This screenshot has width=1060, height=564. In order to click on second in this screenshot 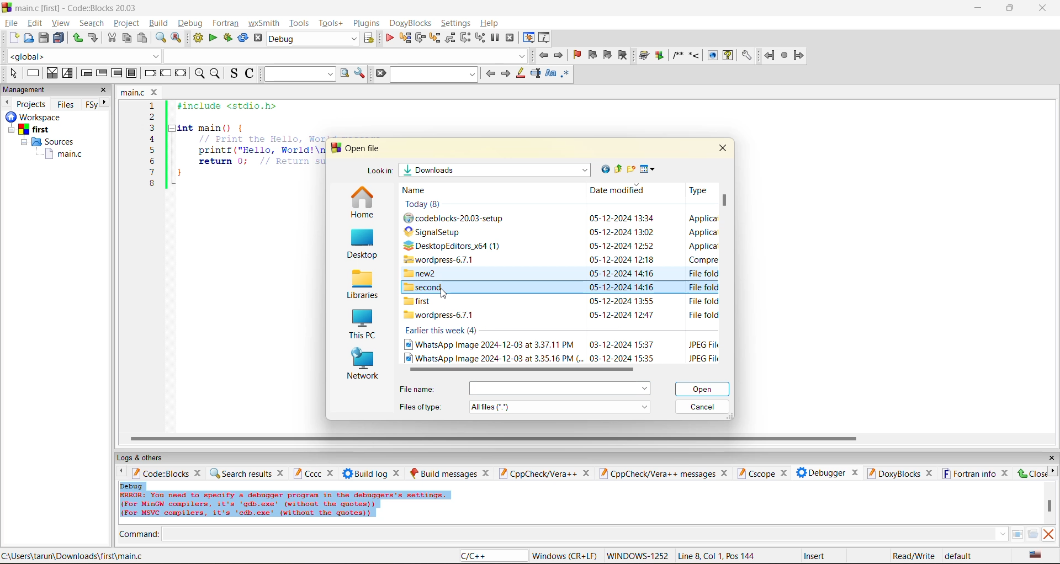, I will do `click(425, 287)`.